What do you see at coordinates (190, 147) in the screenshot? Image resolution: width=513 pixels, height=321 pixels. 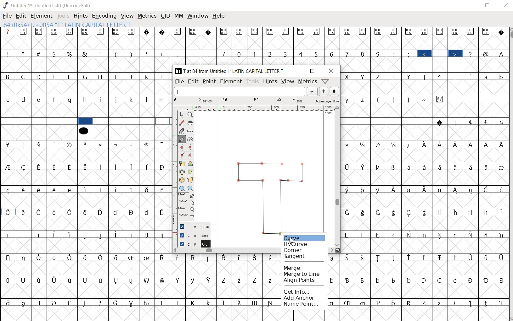 I see `HV curve` at bounding box center [190, 147].